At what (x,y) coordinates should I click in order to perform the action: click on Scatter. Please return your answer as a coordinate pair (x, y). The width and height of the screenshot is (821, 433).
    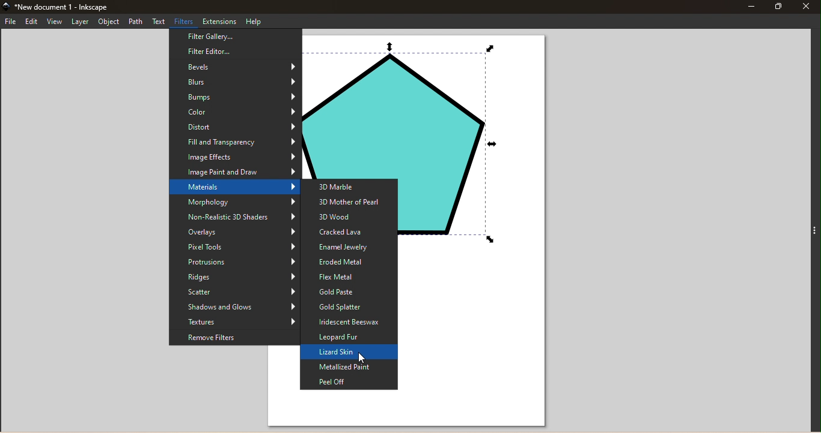
    Looking at the image, I should click on (234, 292).